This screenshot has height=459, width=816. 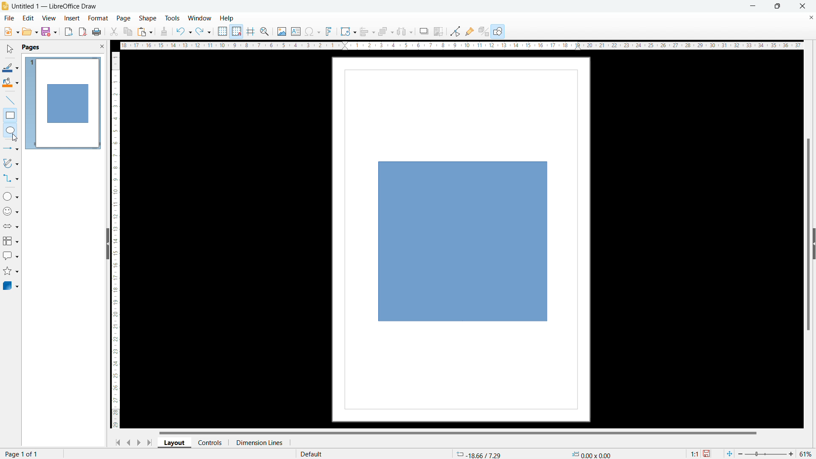 What do you see at coordinates (777, 6) in the screenshot?
I see `maximize` at bounding box center [777, 6].